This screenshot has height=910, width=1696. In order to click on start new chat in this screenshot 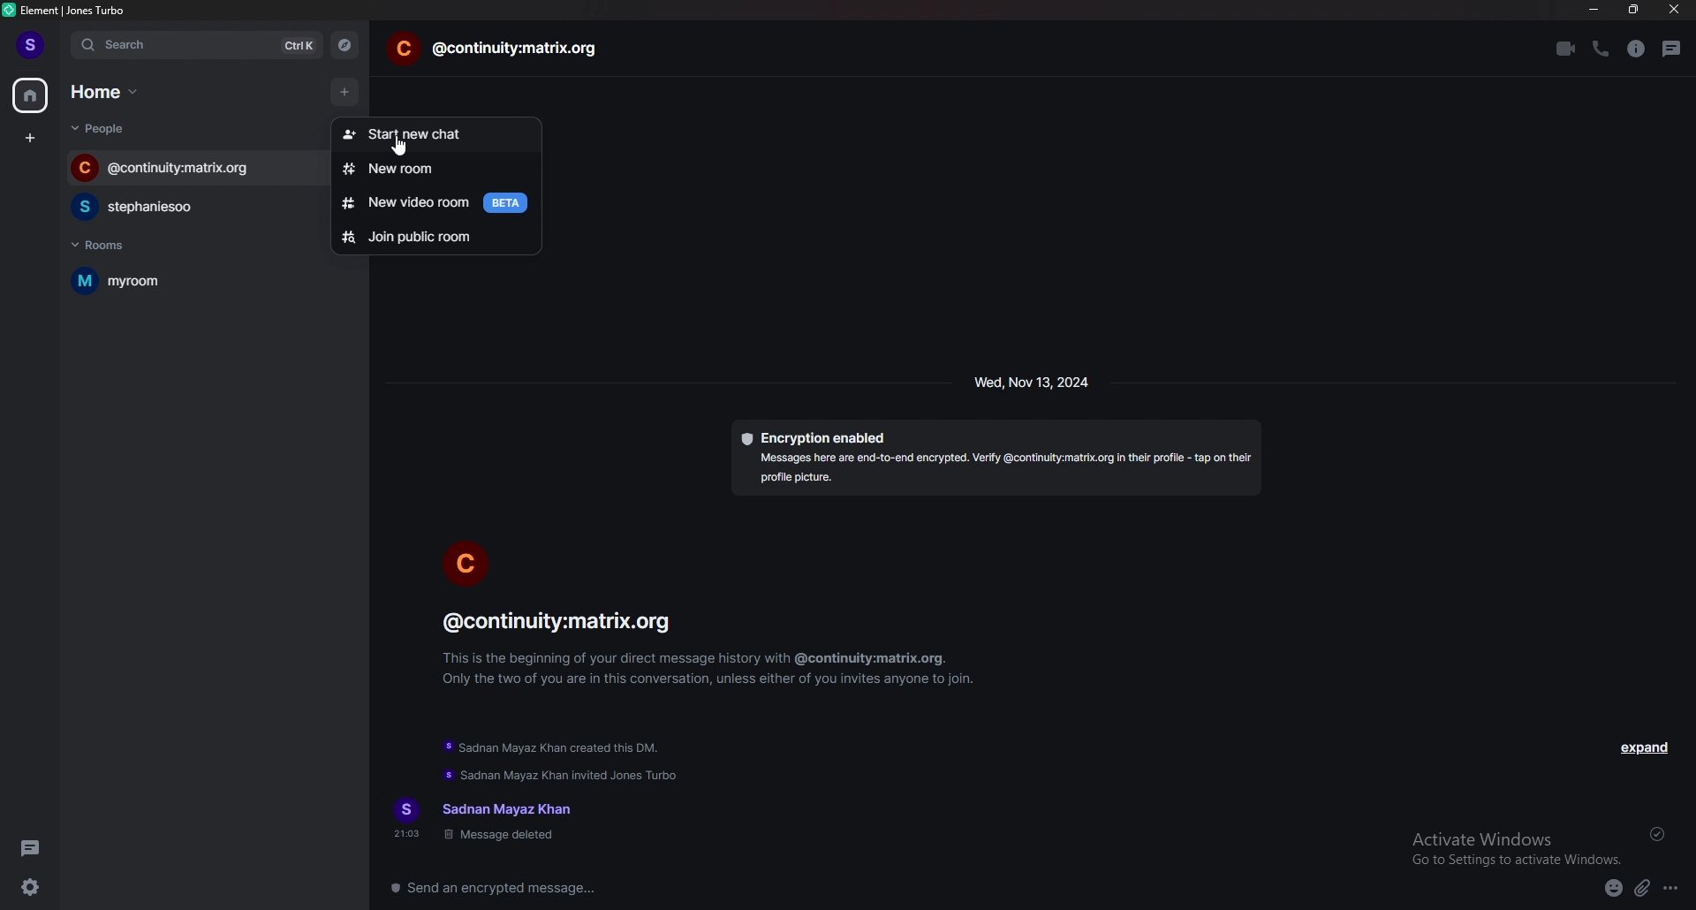, I will do `click(433, 130)`.